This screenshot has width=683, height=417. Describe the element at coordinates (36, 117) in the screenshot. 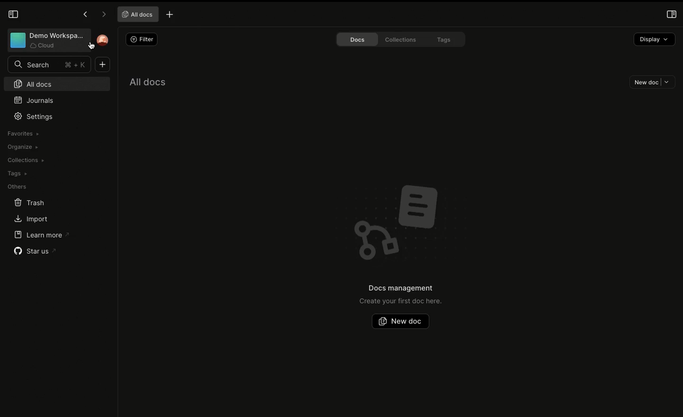

I see `Settings` at that location.